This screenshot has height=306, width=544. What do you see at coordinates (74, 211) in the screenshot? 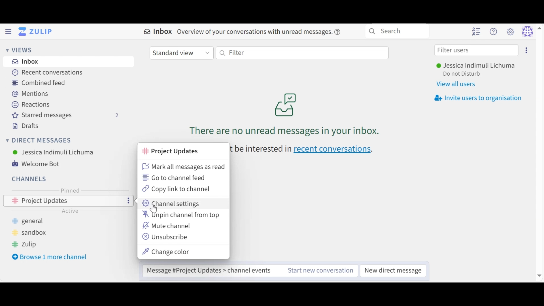
I see `Active` at bounding box center [74, 211].